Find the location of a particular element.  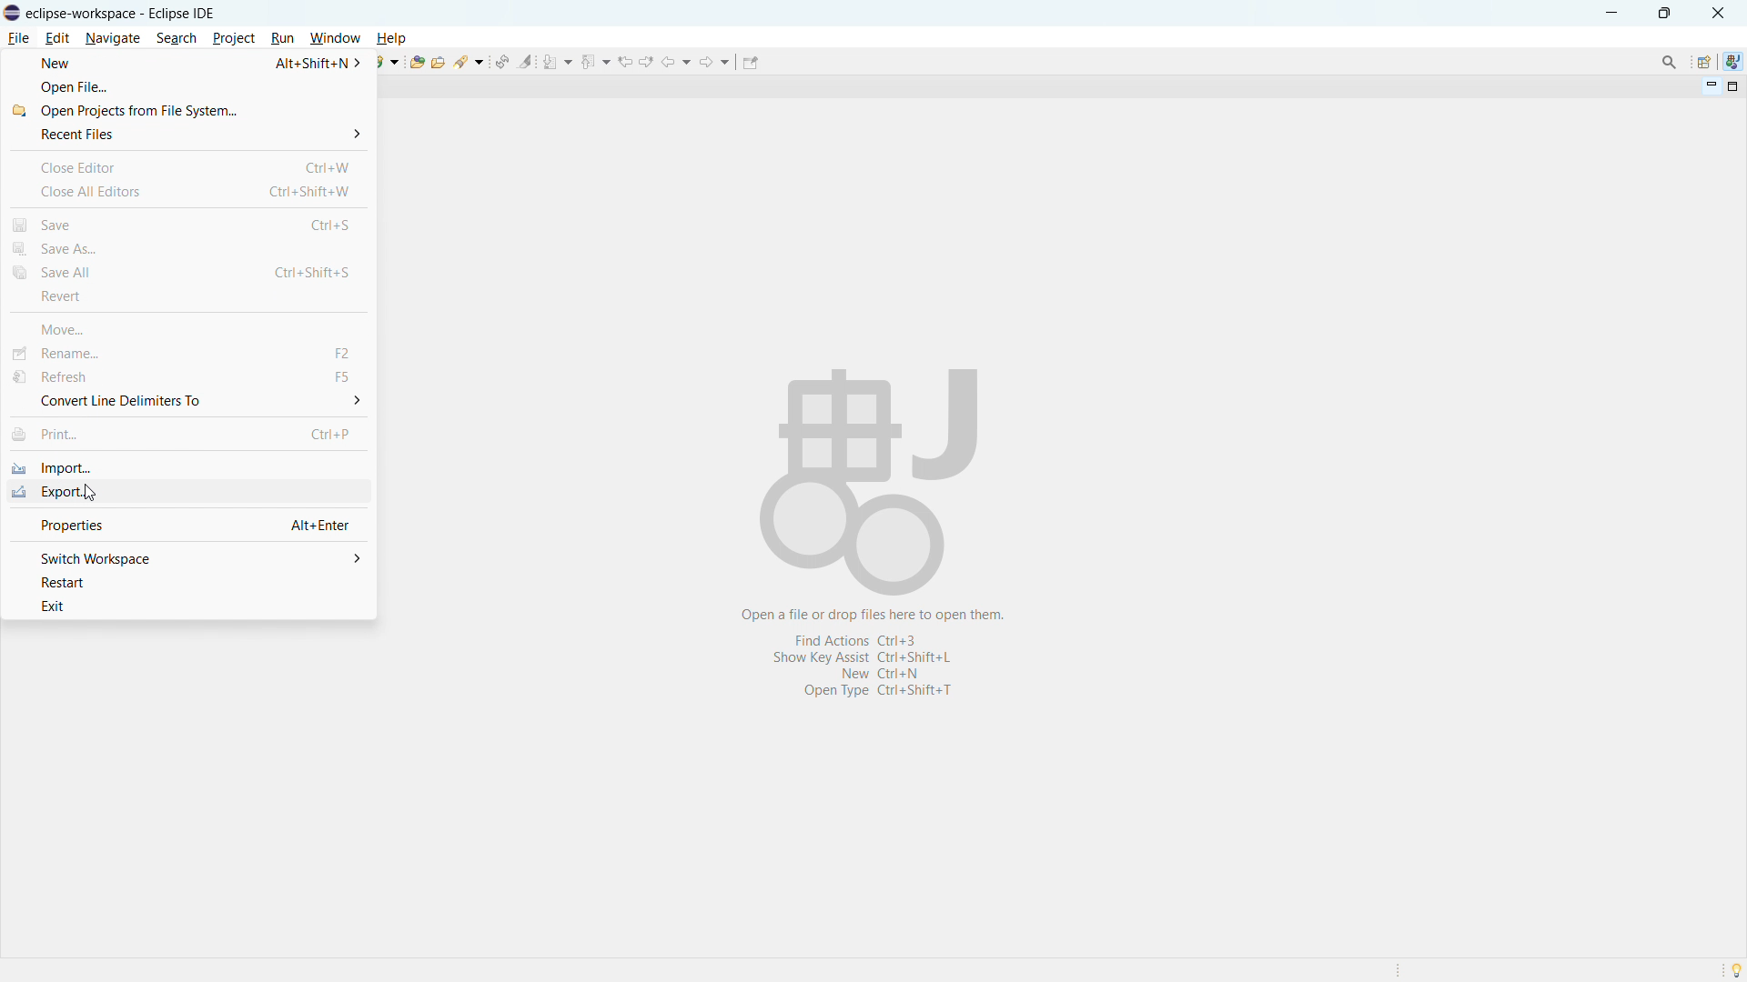

open perspective is located at coordinates (1702, 62).